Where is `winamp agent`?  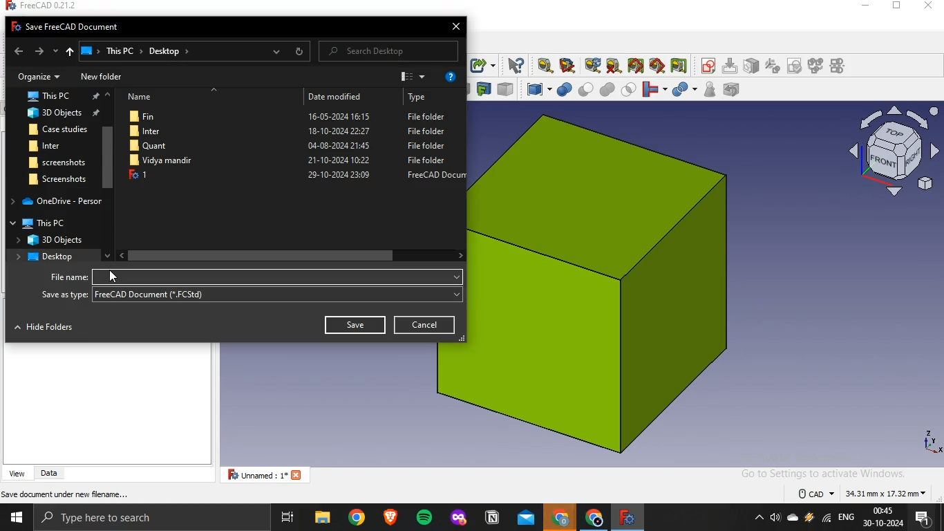 winamp agent is located at coordinates (811, 519).